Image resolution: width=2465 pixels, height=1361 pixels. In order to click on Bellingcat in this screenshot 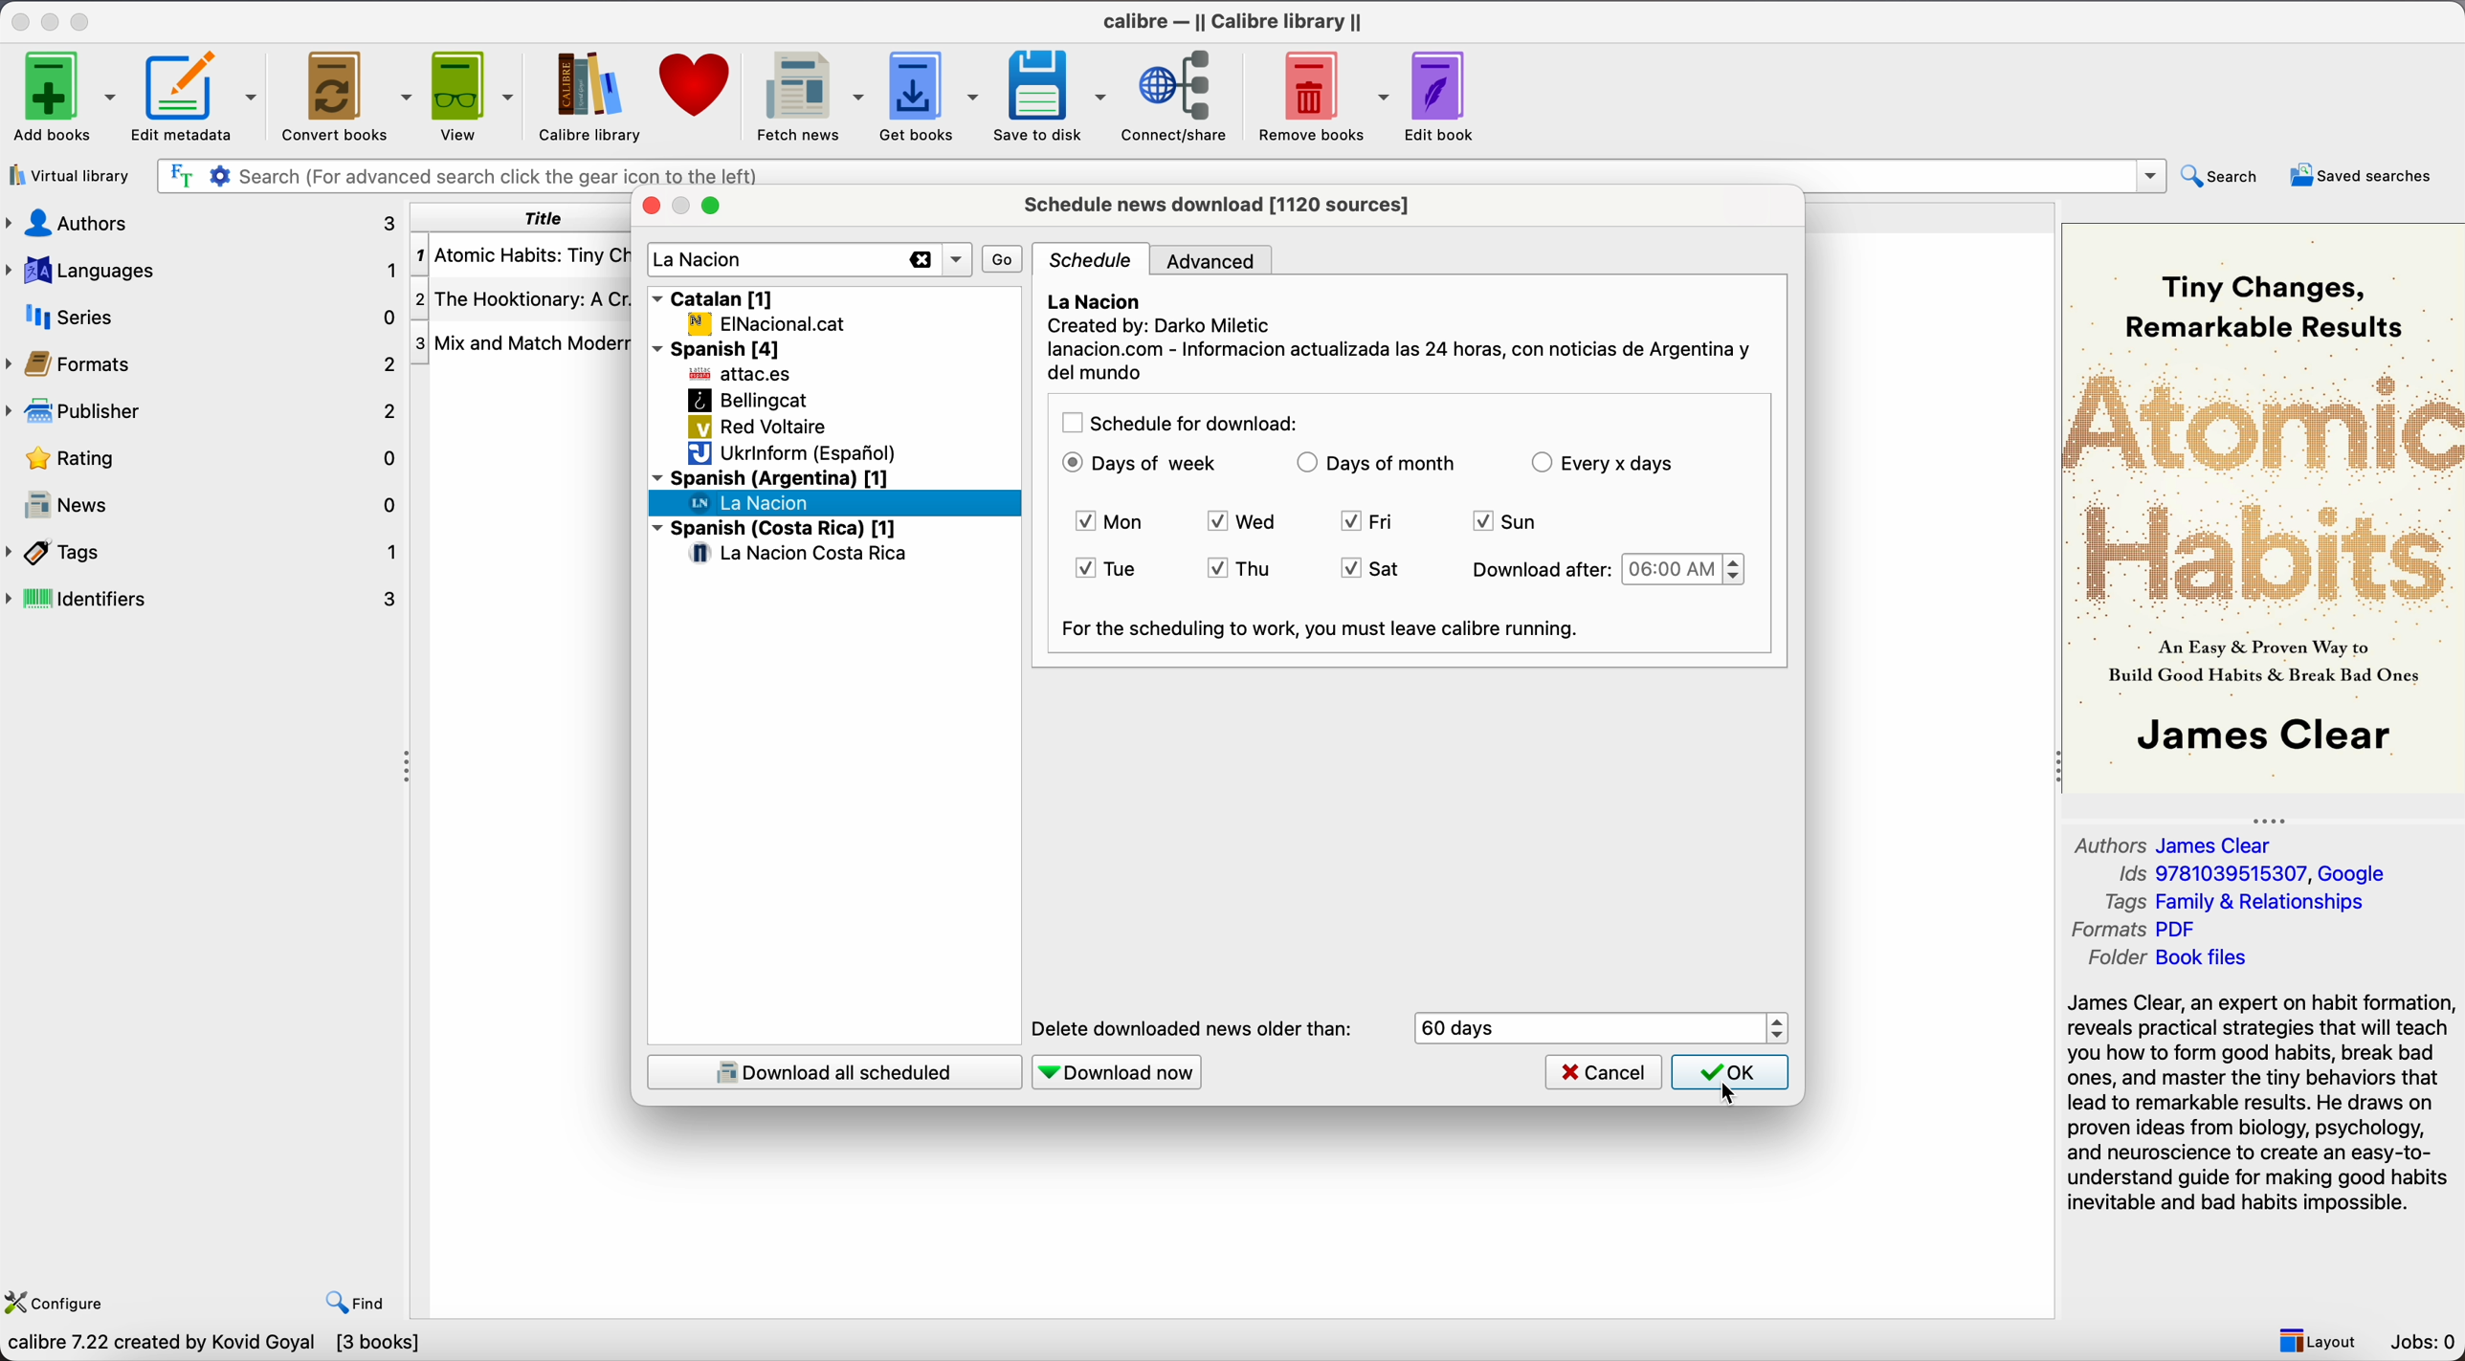, I will do `click(747, 400)`.